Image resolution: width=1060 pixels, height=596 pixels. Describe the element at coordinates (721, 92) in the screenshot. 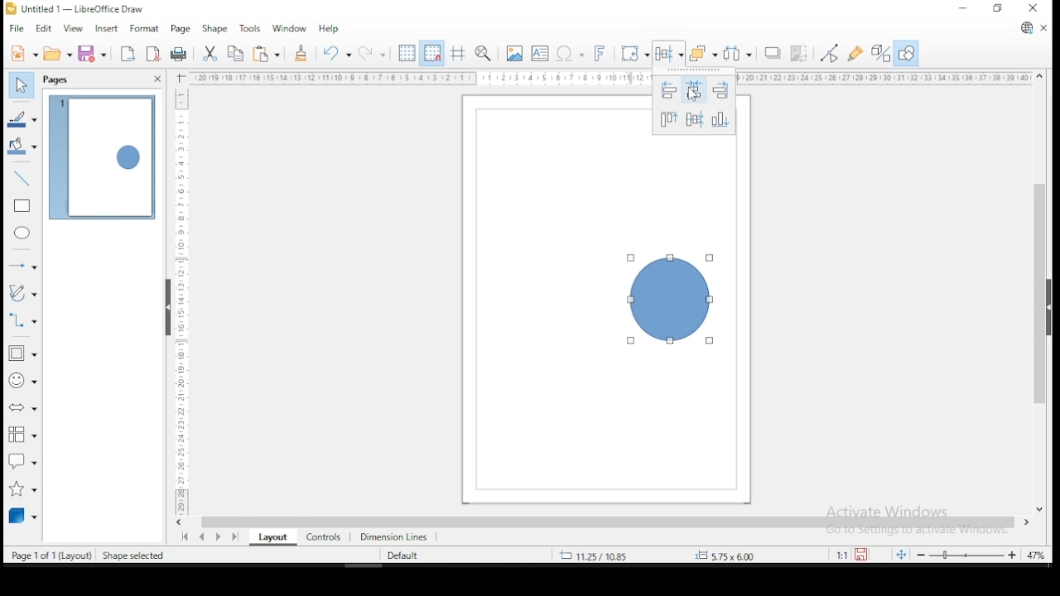

I see `right` at that location.